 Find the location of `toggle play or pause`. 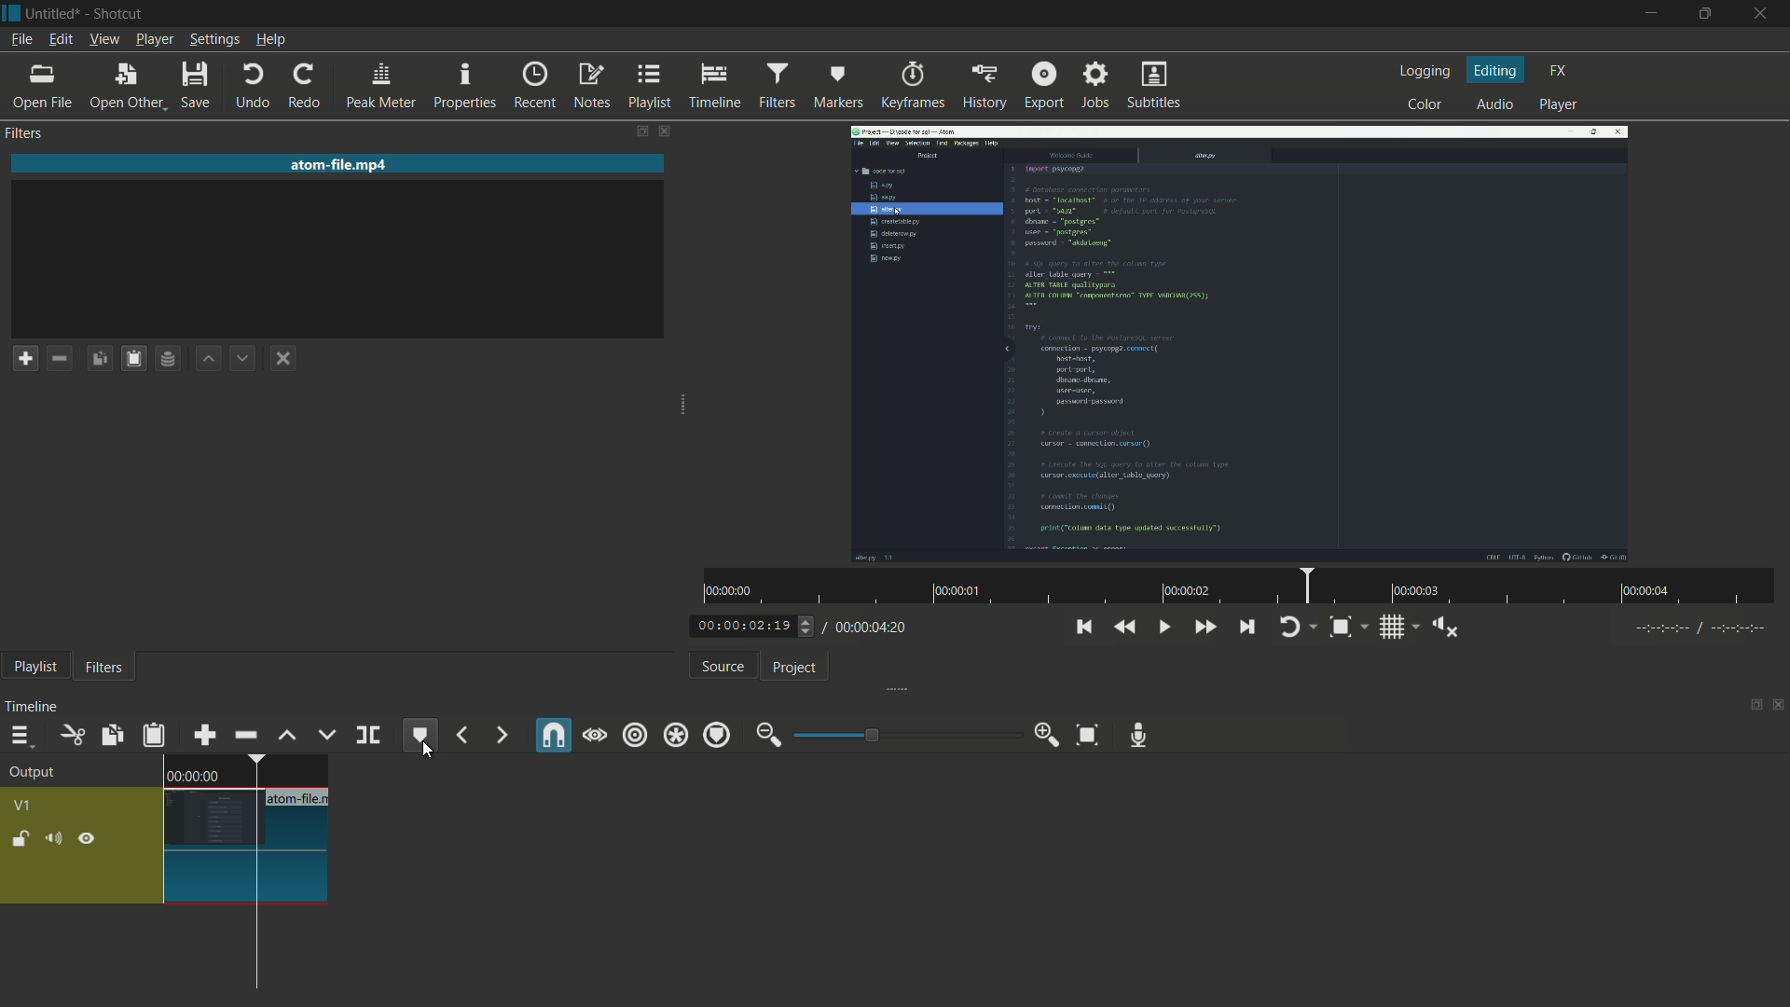

toggle play or pause is located at coordinates (1162, 627).